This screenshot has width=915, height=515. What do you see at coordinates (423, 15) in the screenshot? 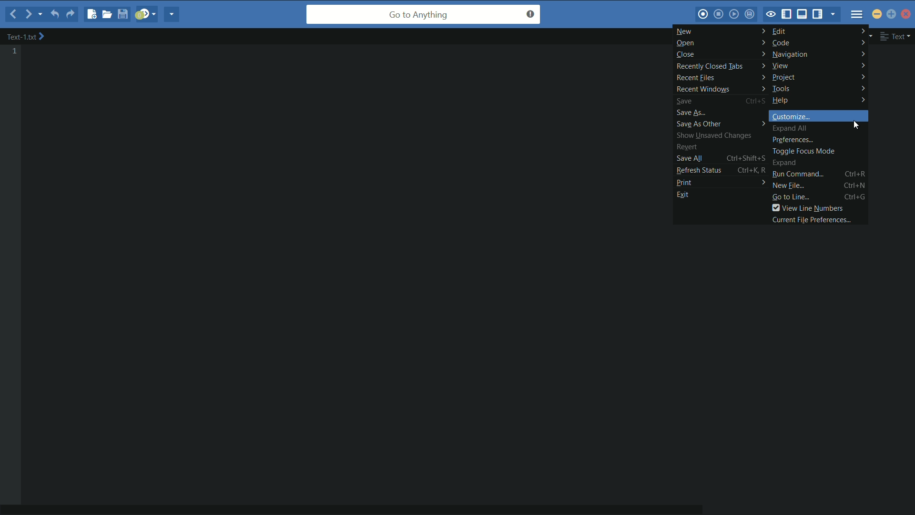
I see `go to anything` at bounding box center [423, 15].